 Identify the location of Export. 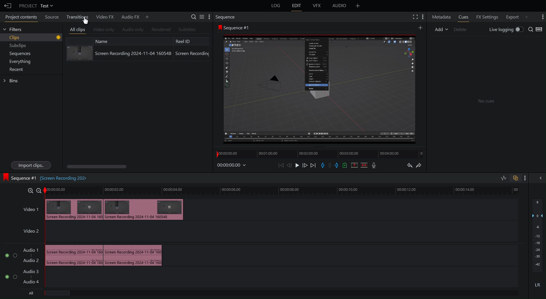
(512, 17).